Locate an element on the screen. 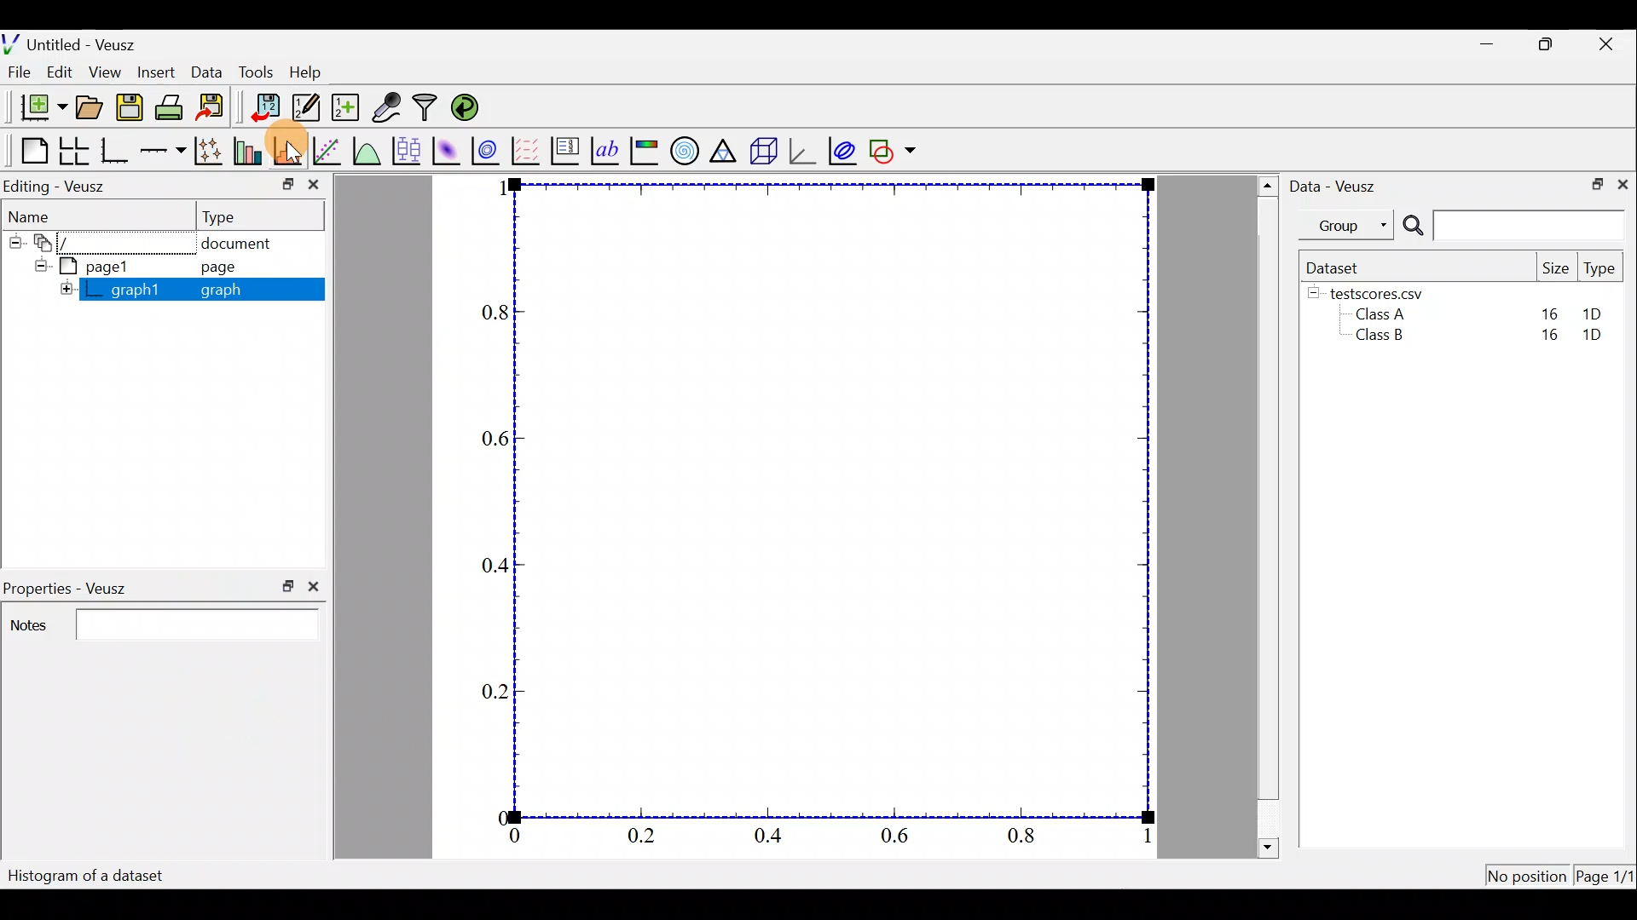 This screenshot has height=920, width=1637. 0 is located at coordinates (496, 814).